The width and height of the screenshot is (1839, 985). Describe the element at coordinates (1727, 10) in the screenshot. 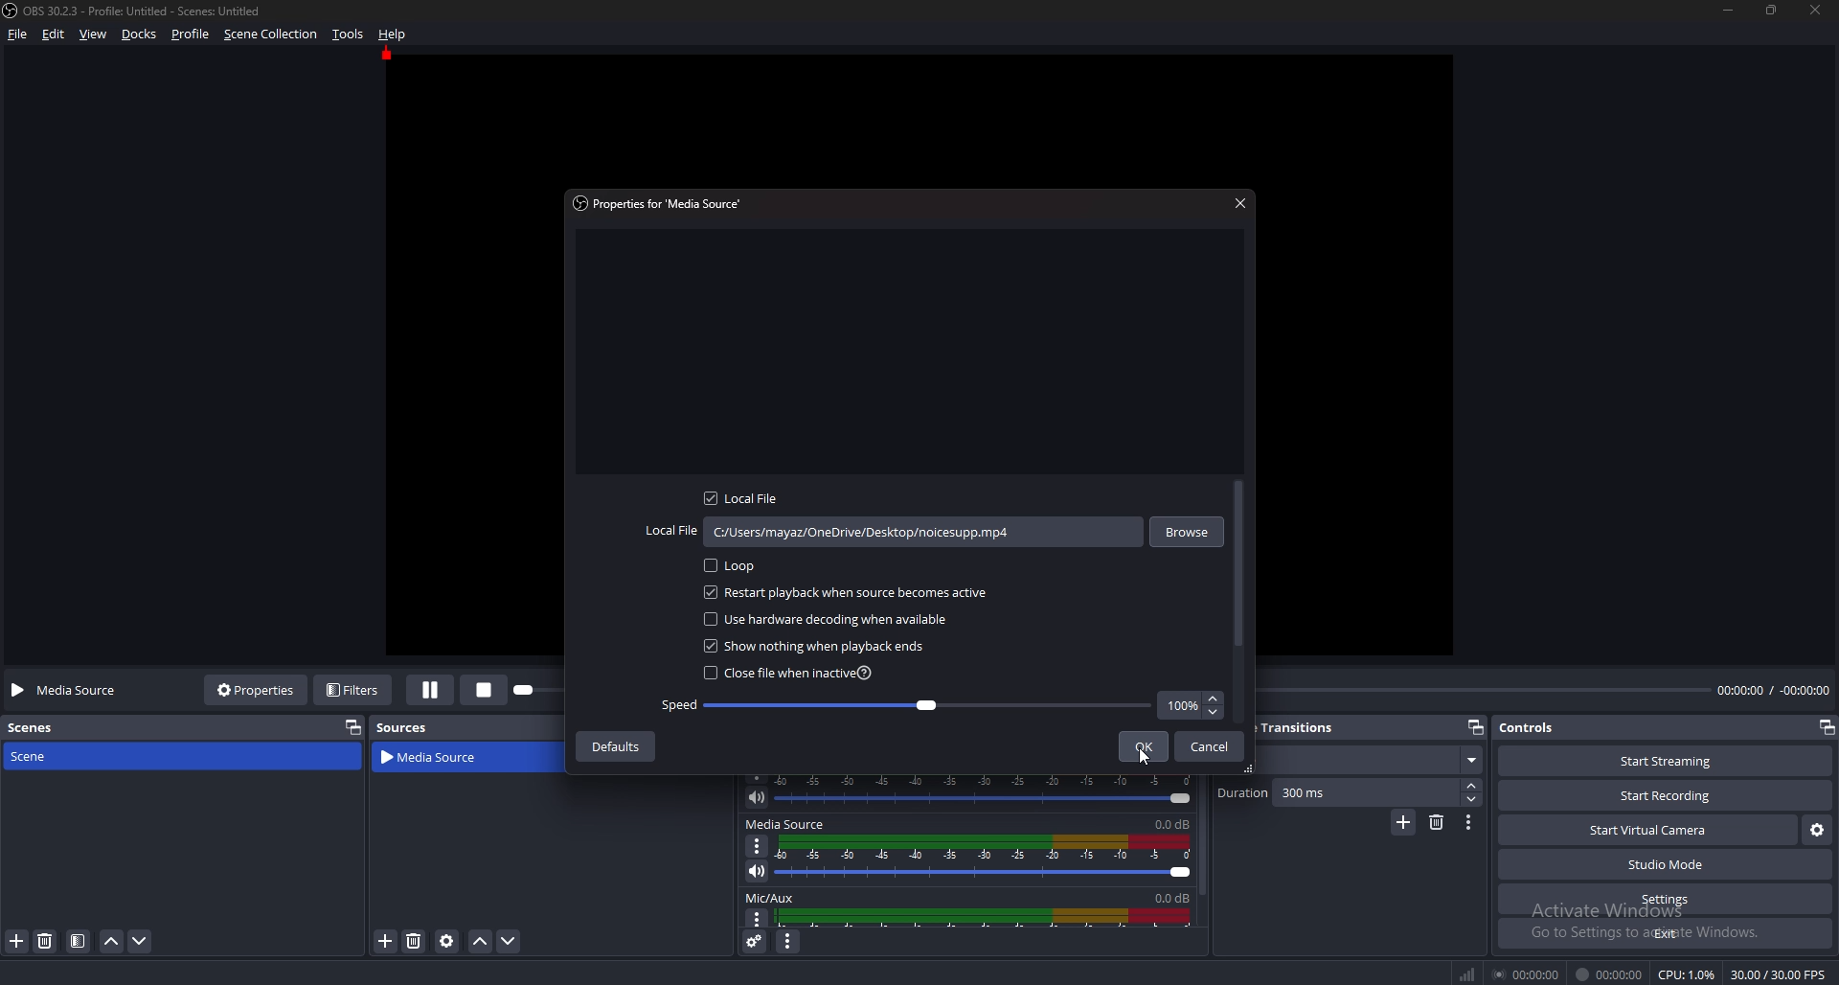

I see `Minimize` at that location.